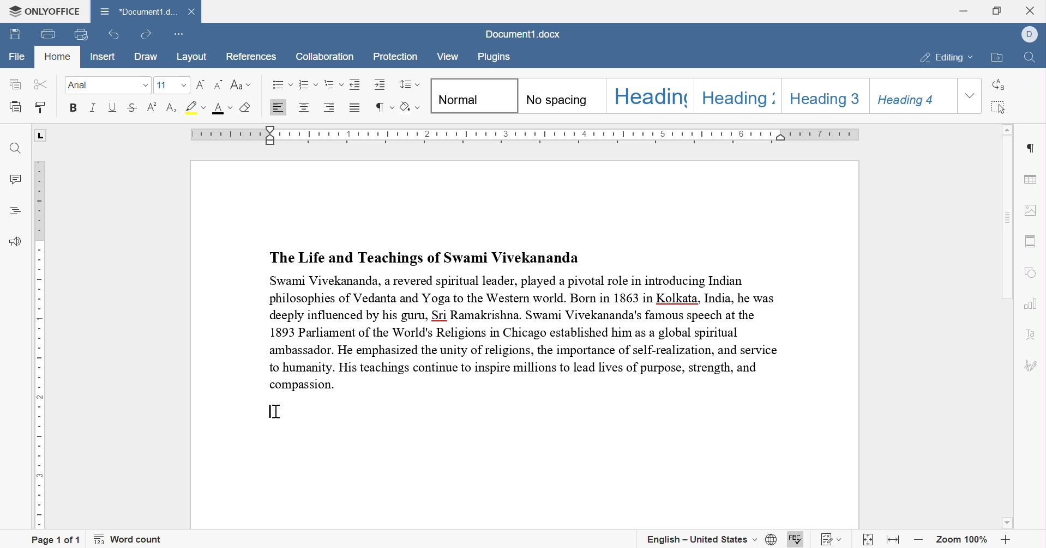 This screenshot has height=548, width=1046. I want to click on arial, so click(81, 85).